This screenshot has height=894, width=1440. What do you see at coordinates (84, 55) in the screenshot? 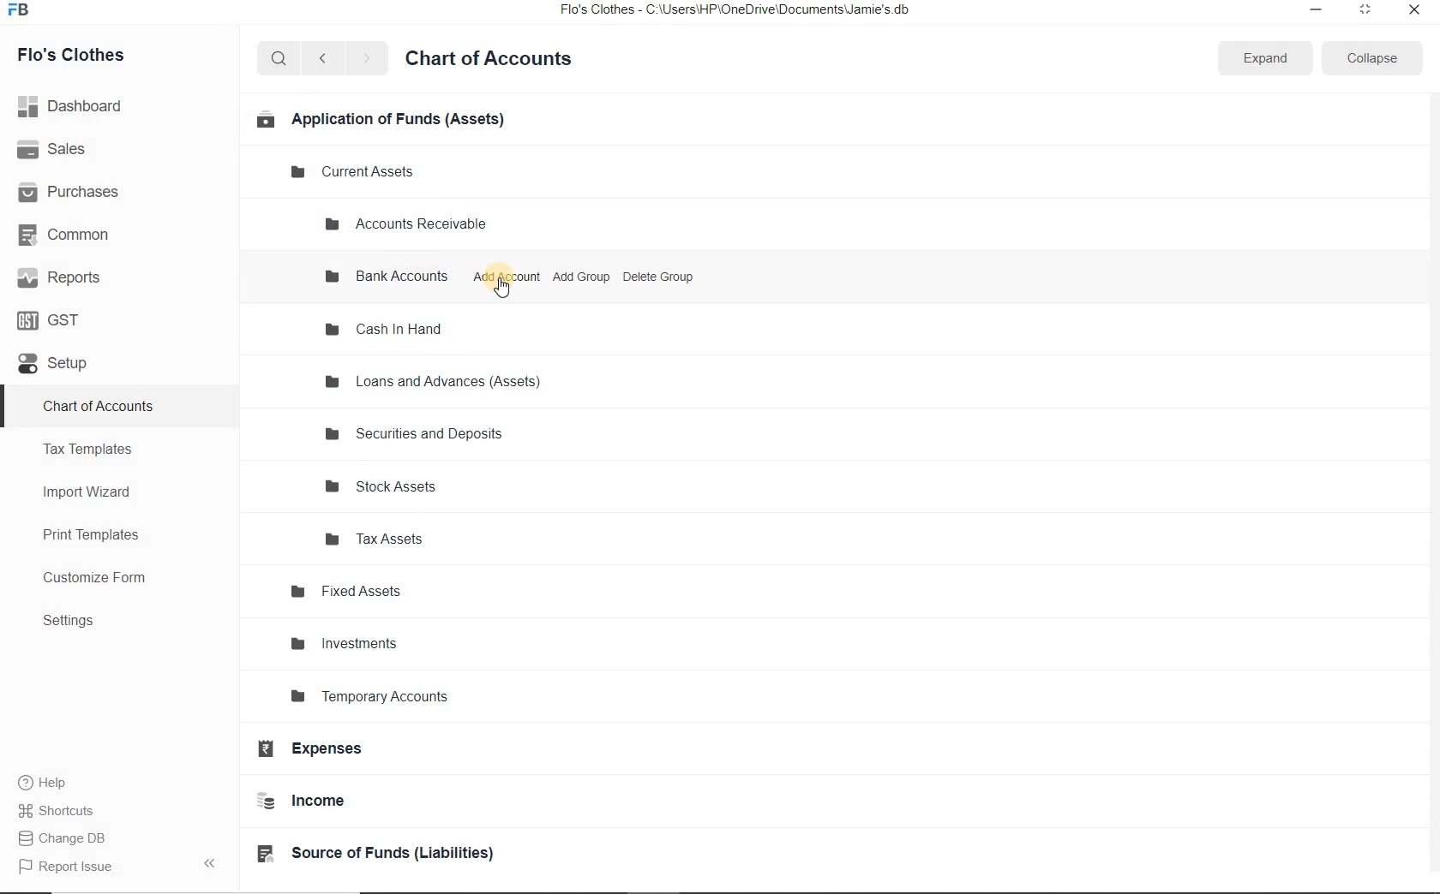
I see `Flo's Clothes` at bounding box center [84, 55].